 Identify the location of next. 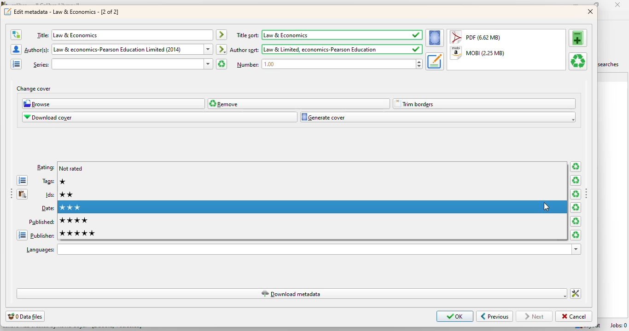
(536, 316).